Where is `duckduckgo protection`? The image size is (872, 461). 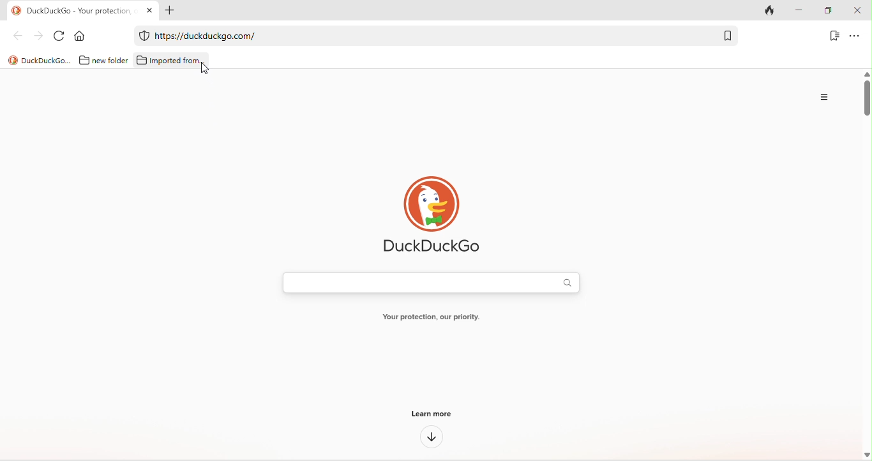
duckduckgo protection is located at coordinates (142, 36).